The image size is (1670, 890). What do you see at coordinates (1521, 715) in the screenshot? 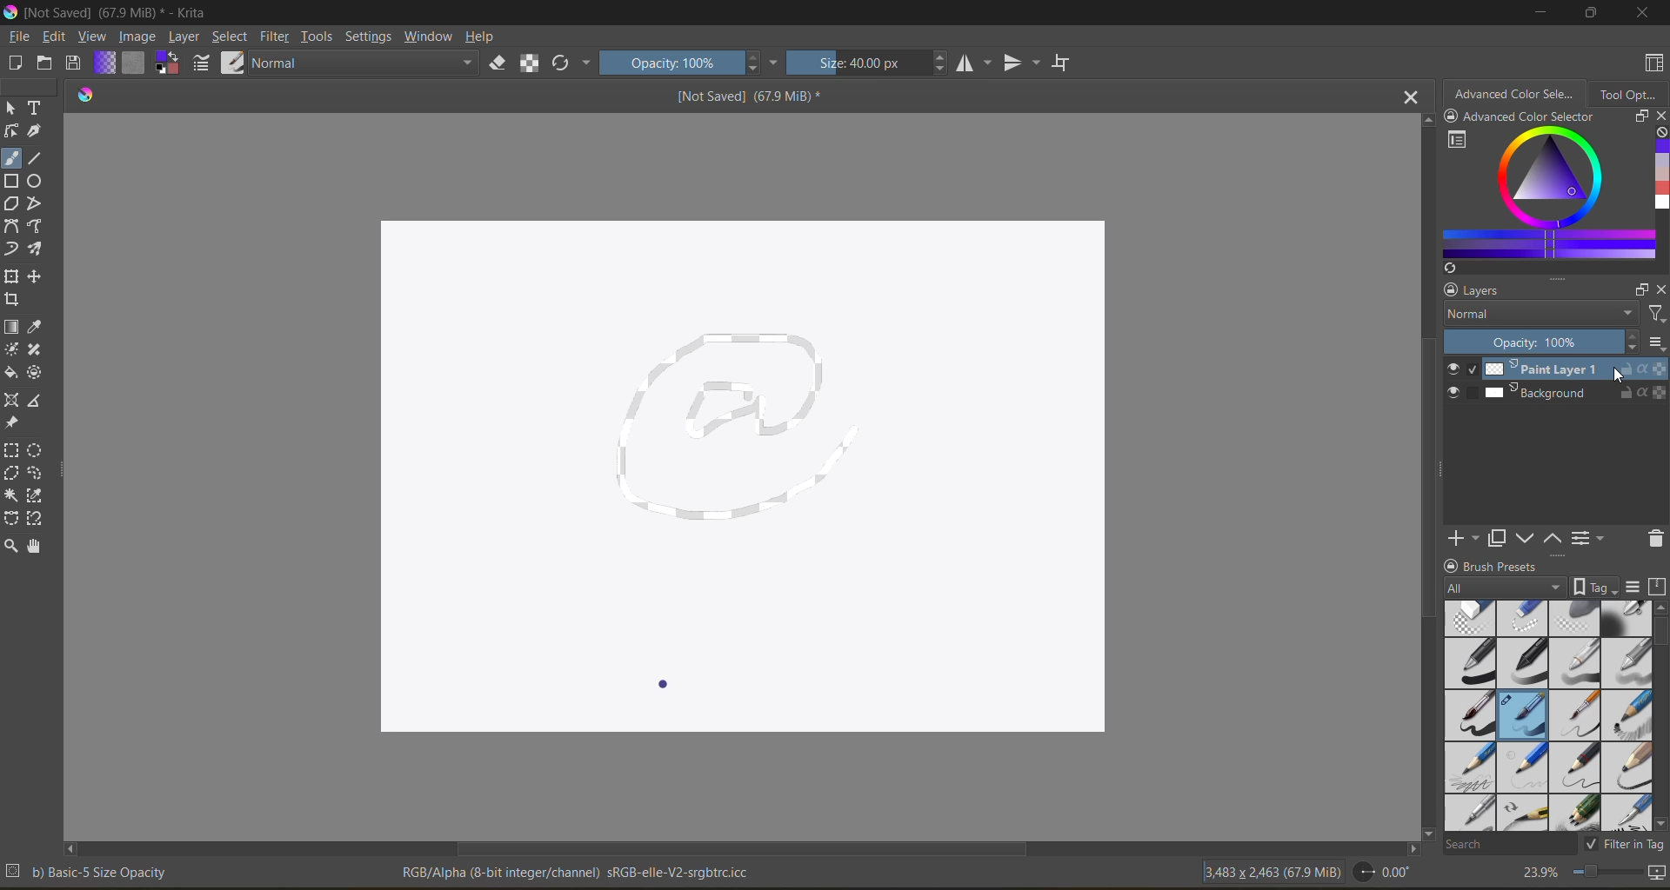
I see `brush` at bounding box center [1521, 715].